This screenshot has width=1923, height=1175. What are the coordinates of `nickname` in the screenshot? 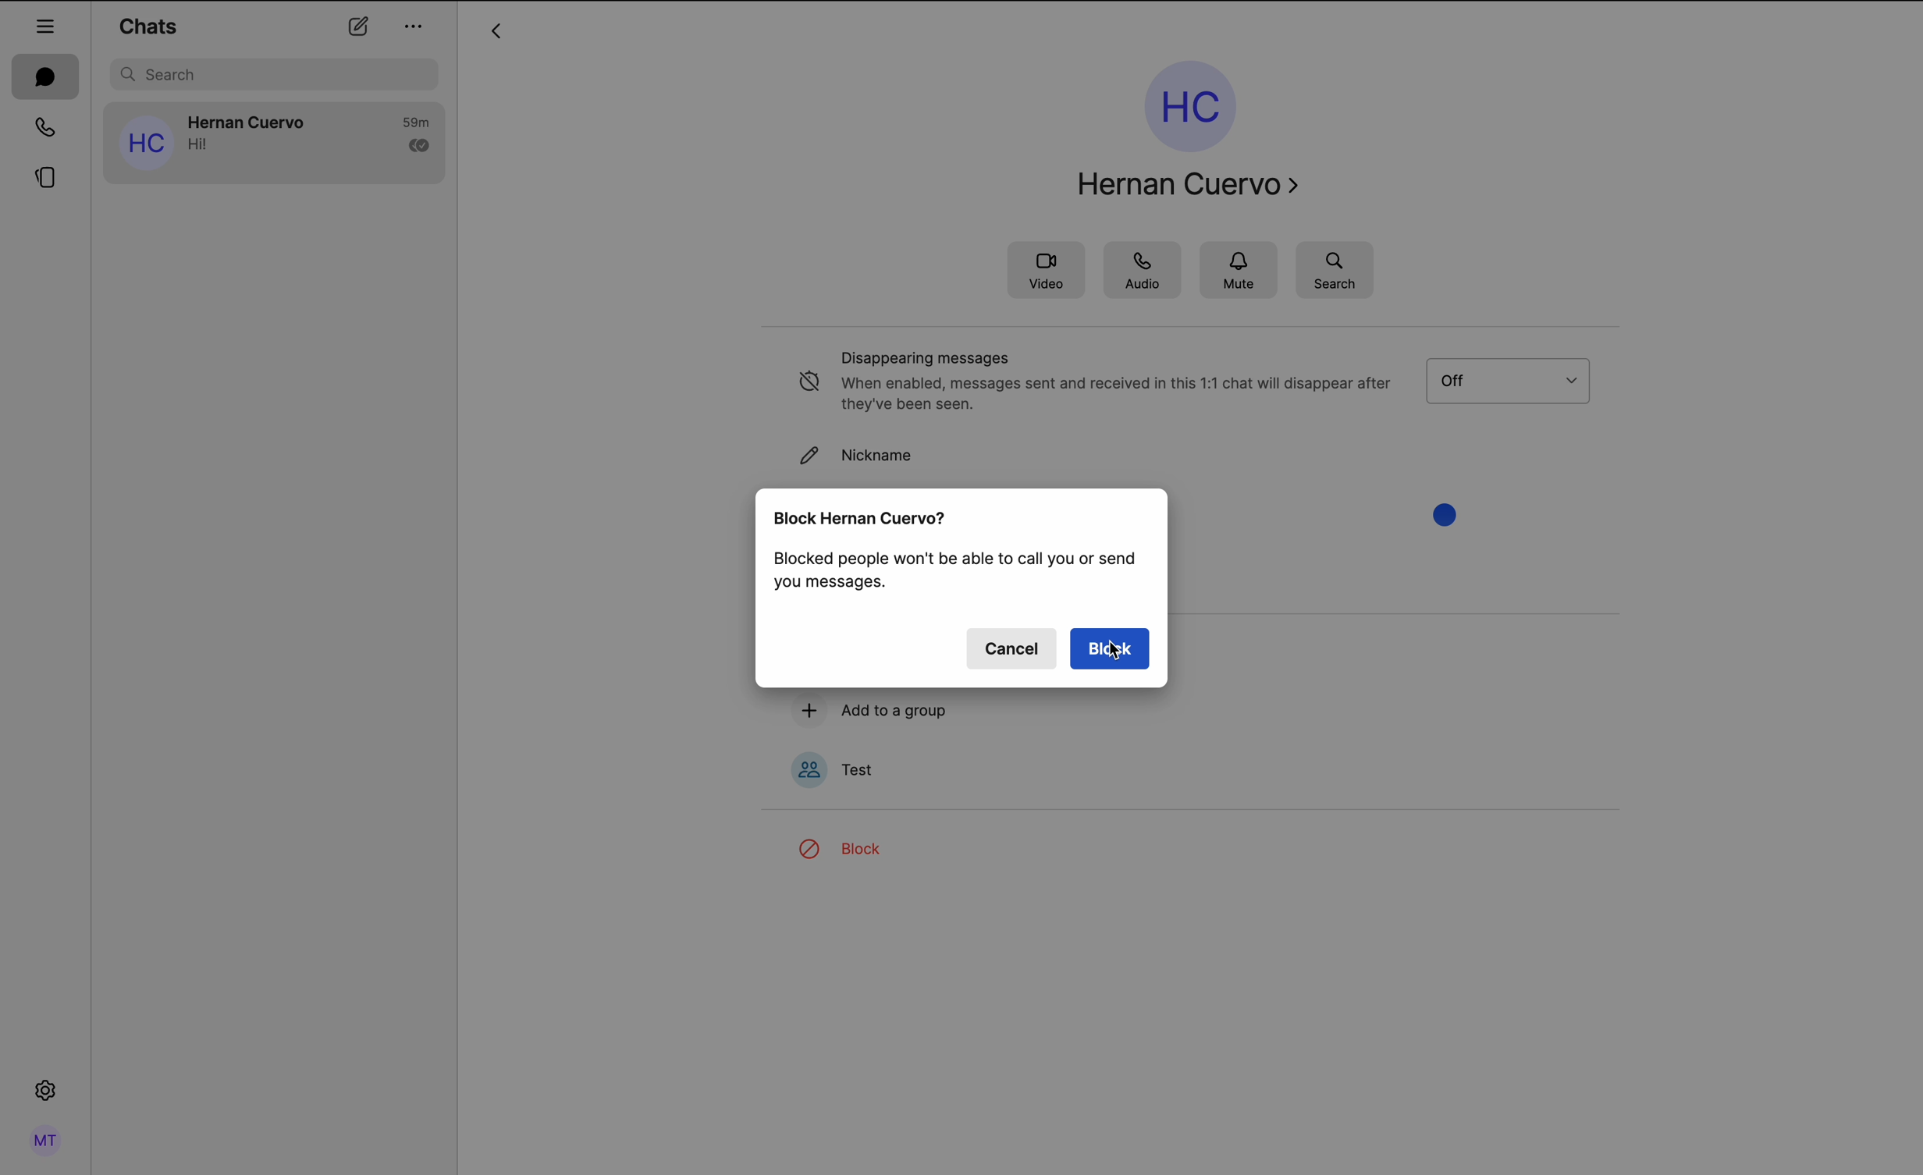 It's located at (857, 458).